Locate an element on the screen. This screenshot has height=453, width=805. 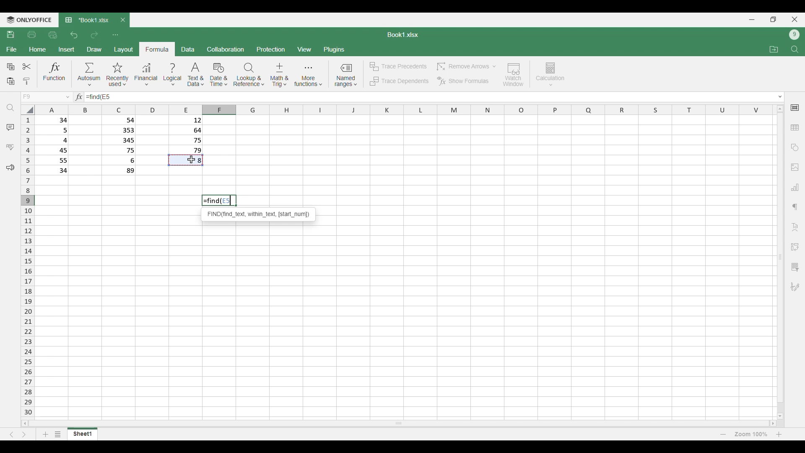
Indicates cell is selected is located at coordinates (186, 160).